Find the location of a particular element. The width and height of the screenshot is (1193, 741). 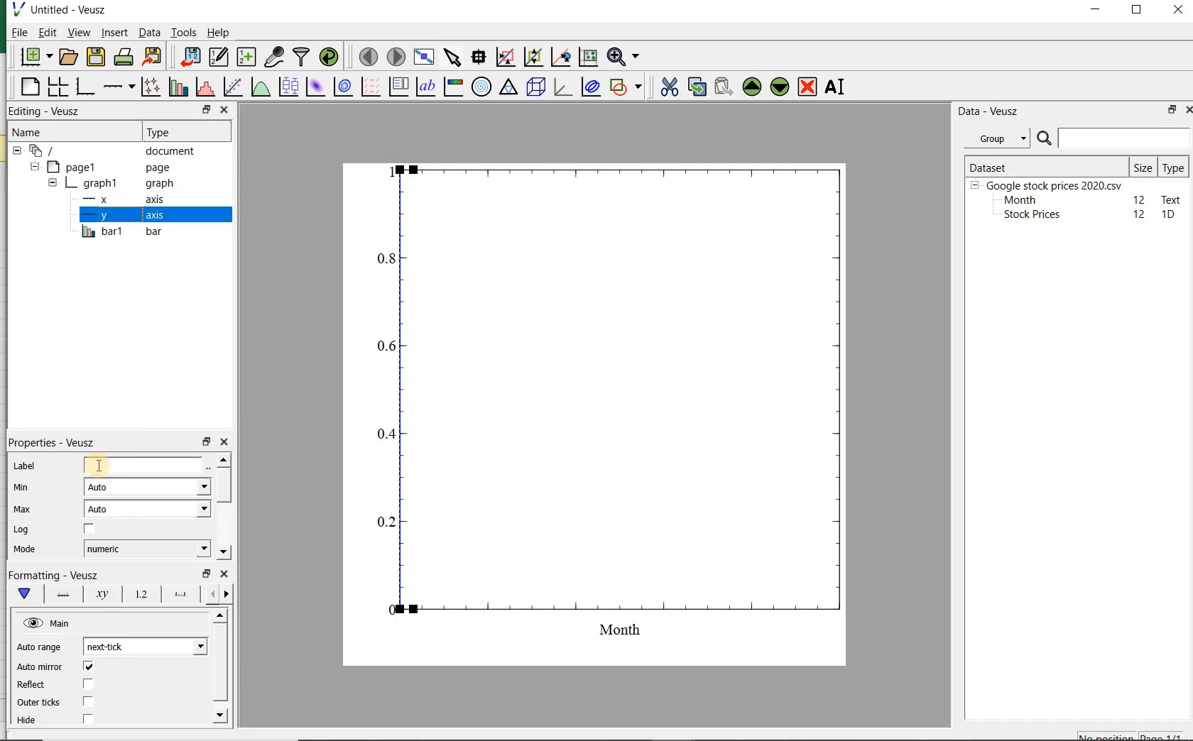

Google stock prices 2020.csv is located at coordinates (1049, 185).